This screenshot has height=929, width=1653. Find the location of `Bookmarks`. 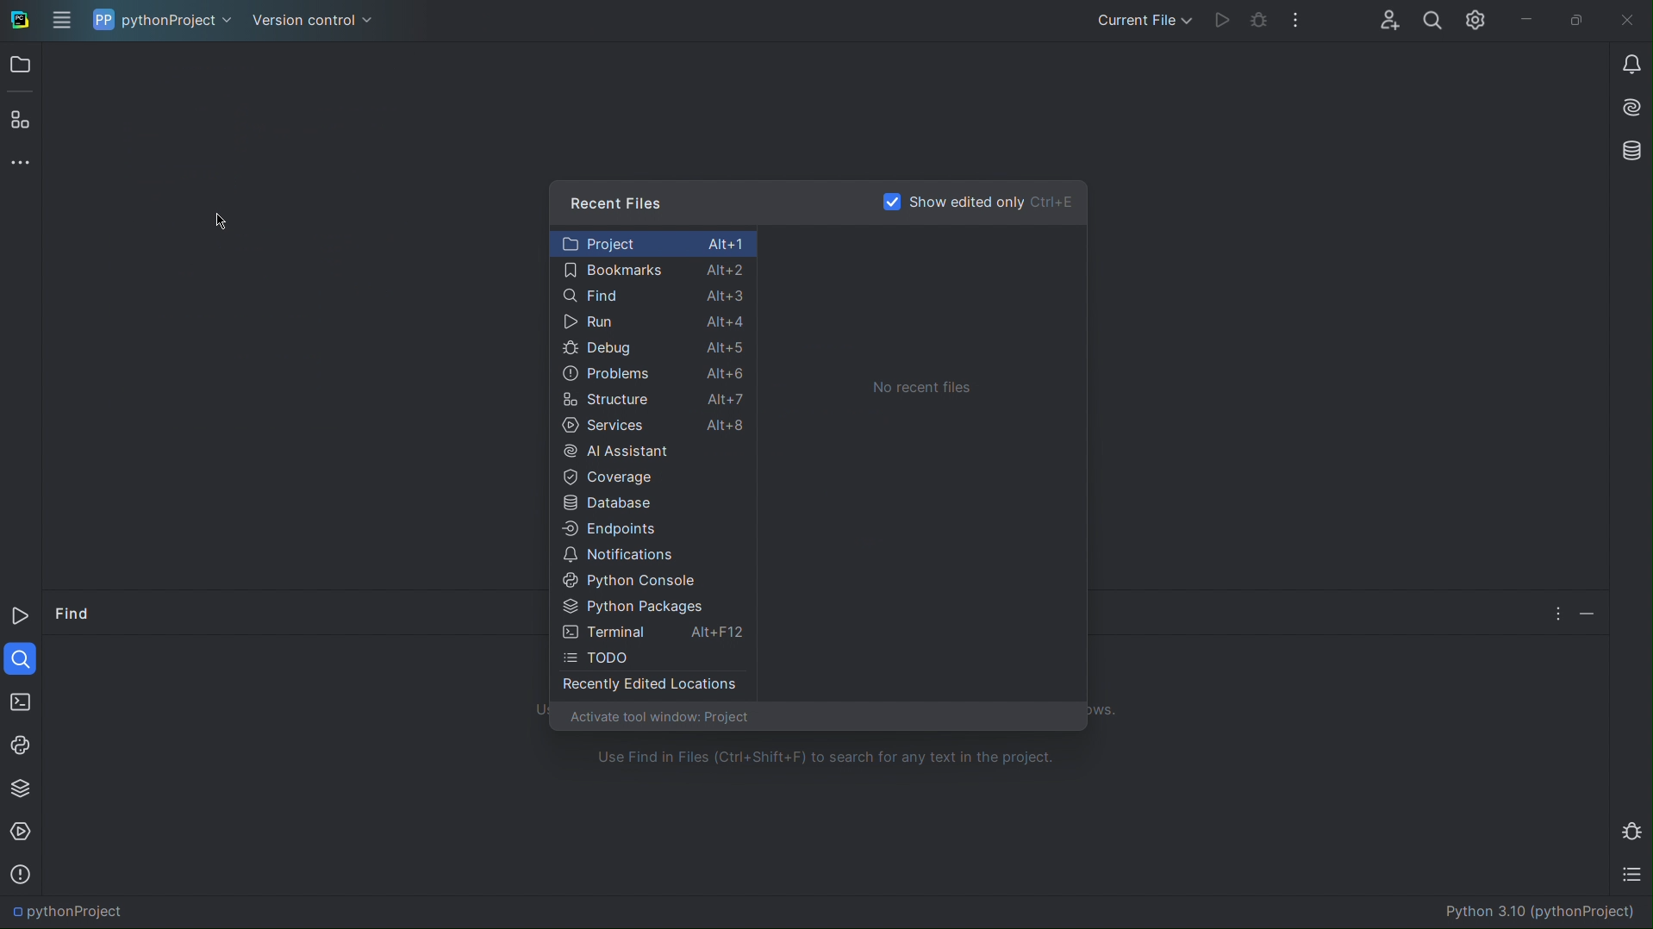

Bookmarks is located at coordinates (652, 271).